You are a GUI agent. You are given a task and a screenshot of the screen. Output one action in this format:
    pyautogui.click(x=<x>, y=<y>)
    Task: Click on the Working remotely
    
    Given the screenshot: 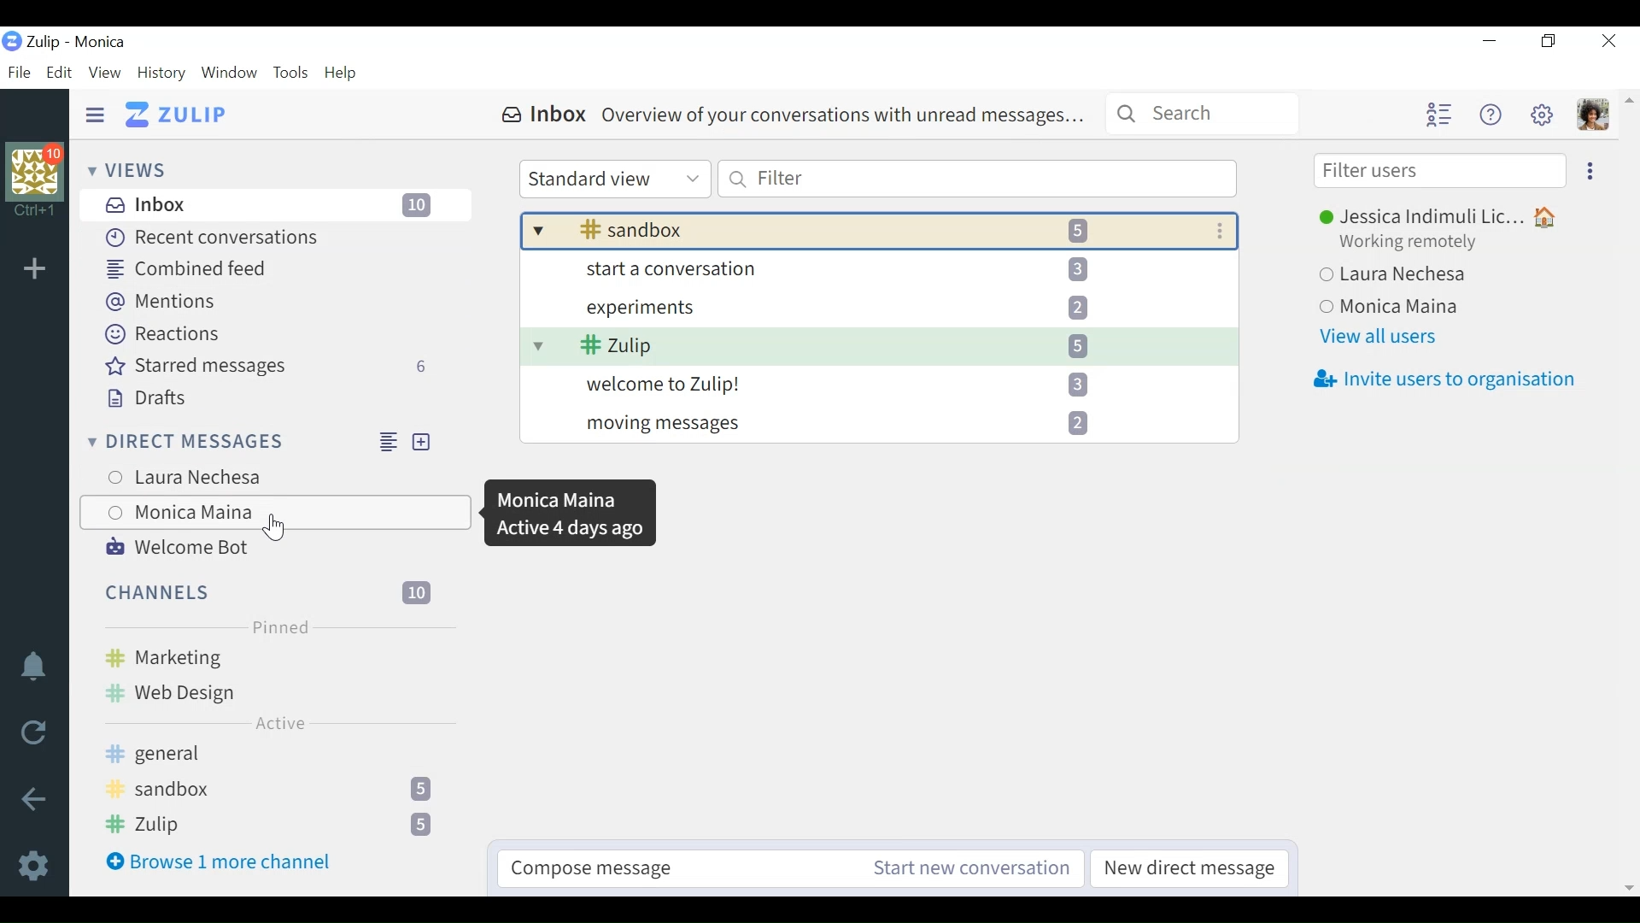 What is the action you would take?
    pyautogui.click(x=1414, y=242)
    